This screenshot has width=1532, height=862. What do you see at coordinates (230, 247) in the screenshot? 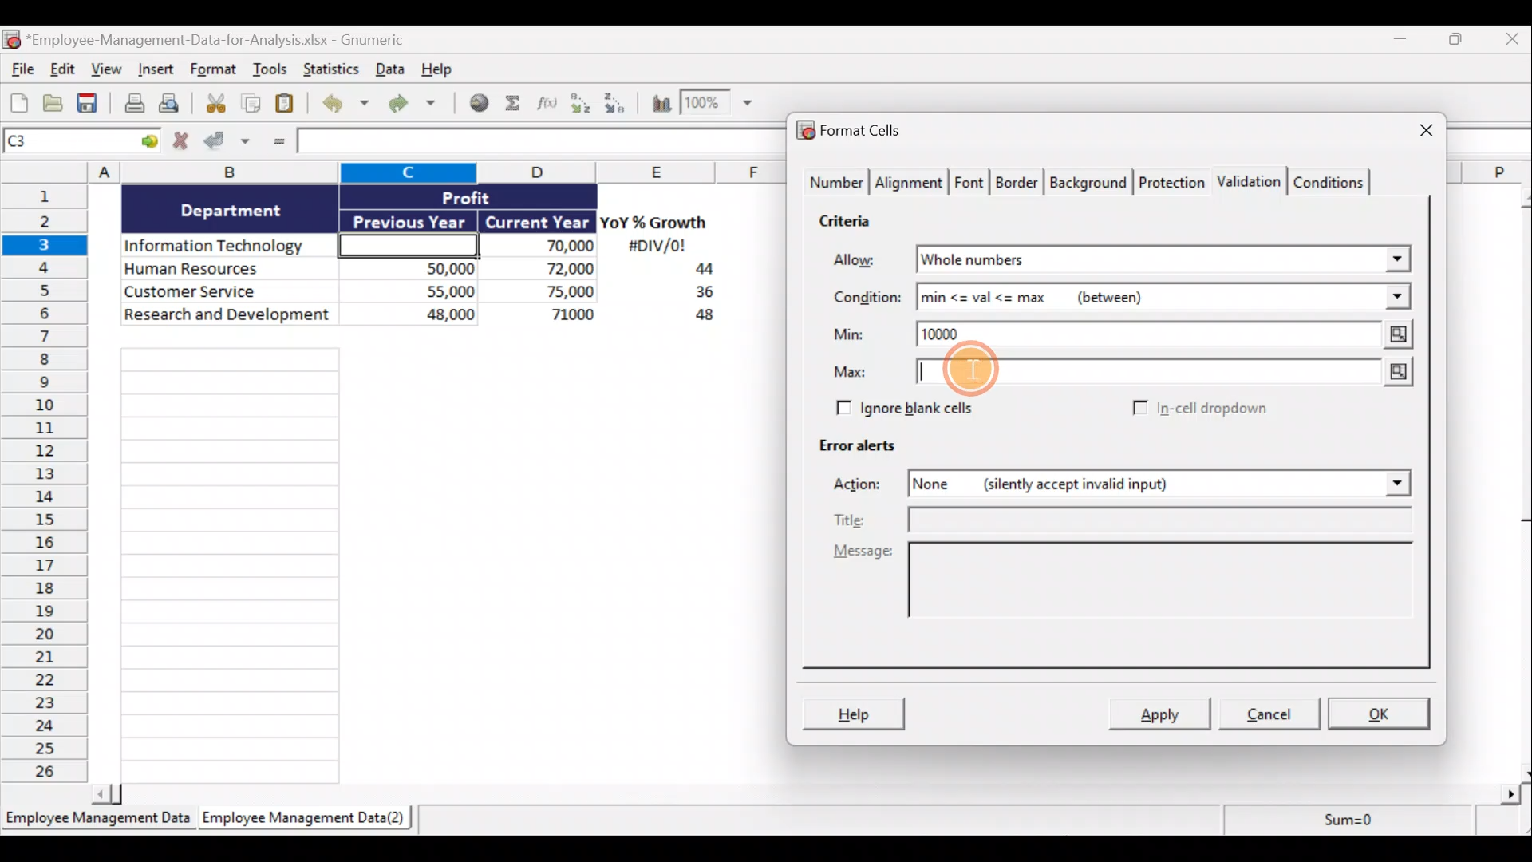
I see `Information Technology` at bounding box center [230, 247].